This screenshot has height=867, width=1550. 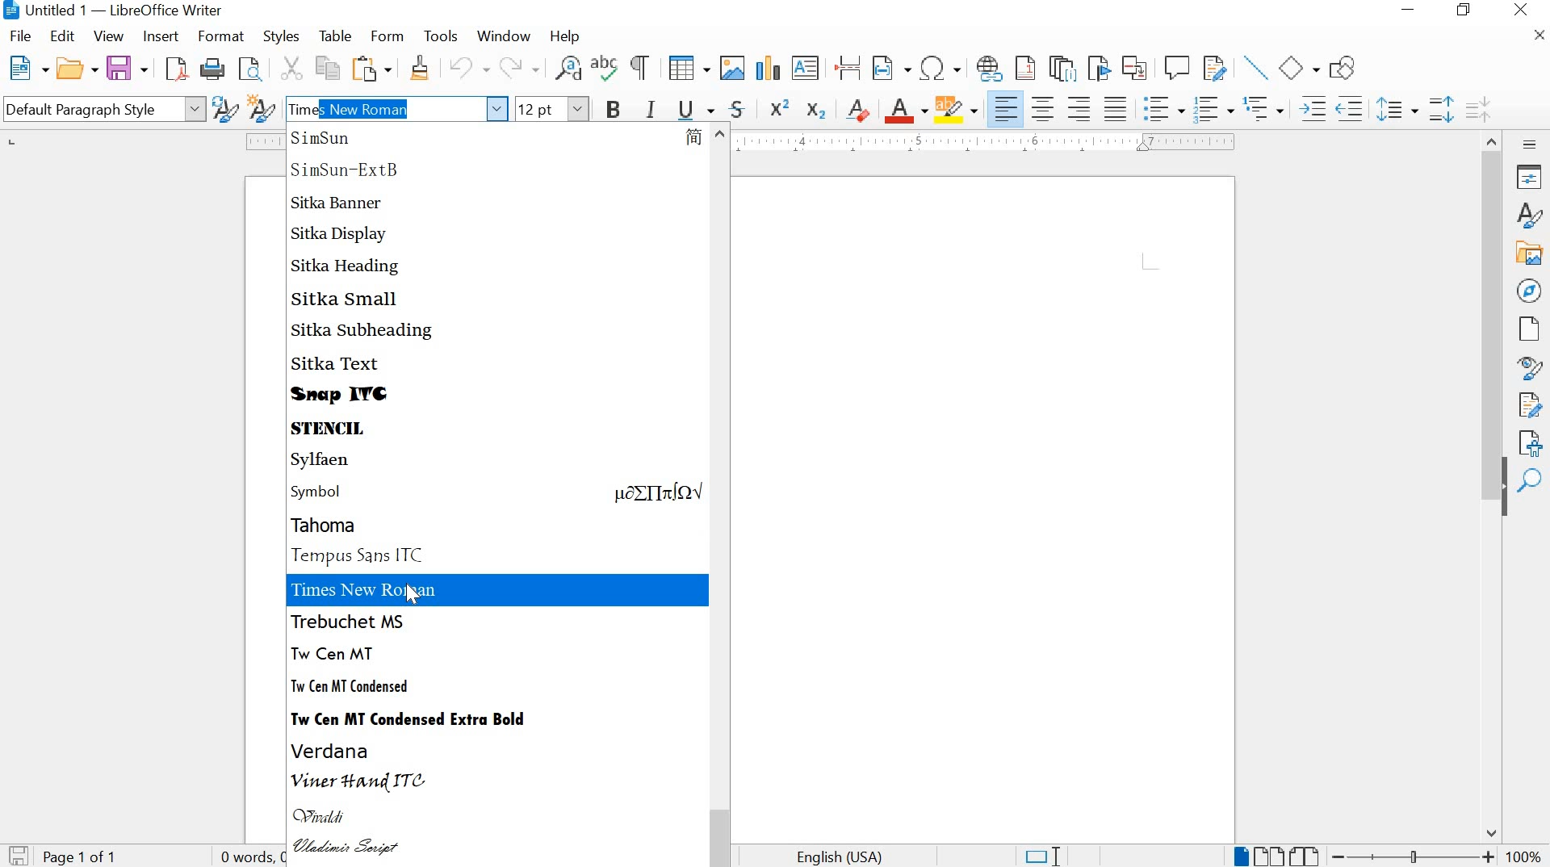 I want to click on SIMSUN-EXTB, so click(x=348, y=171).